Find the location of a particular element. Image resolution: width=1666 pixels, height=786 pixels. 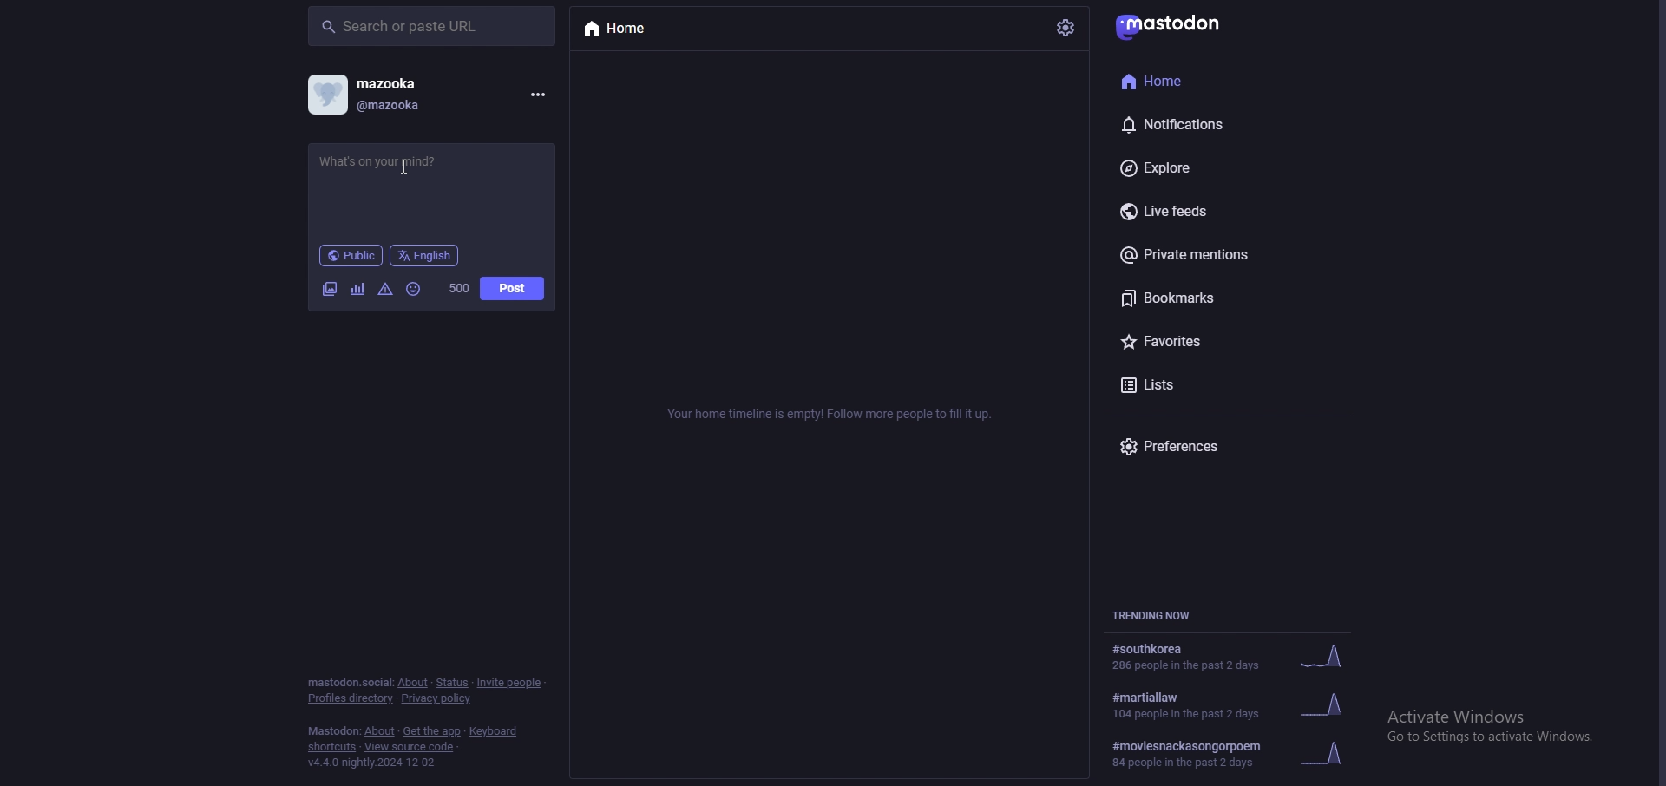

privacy policy is located at coordinates (436, 698).